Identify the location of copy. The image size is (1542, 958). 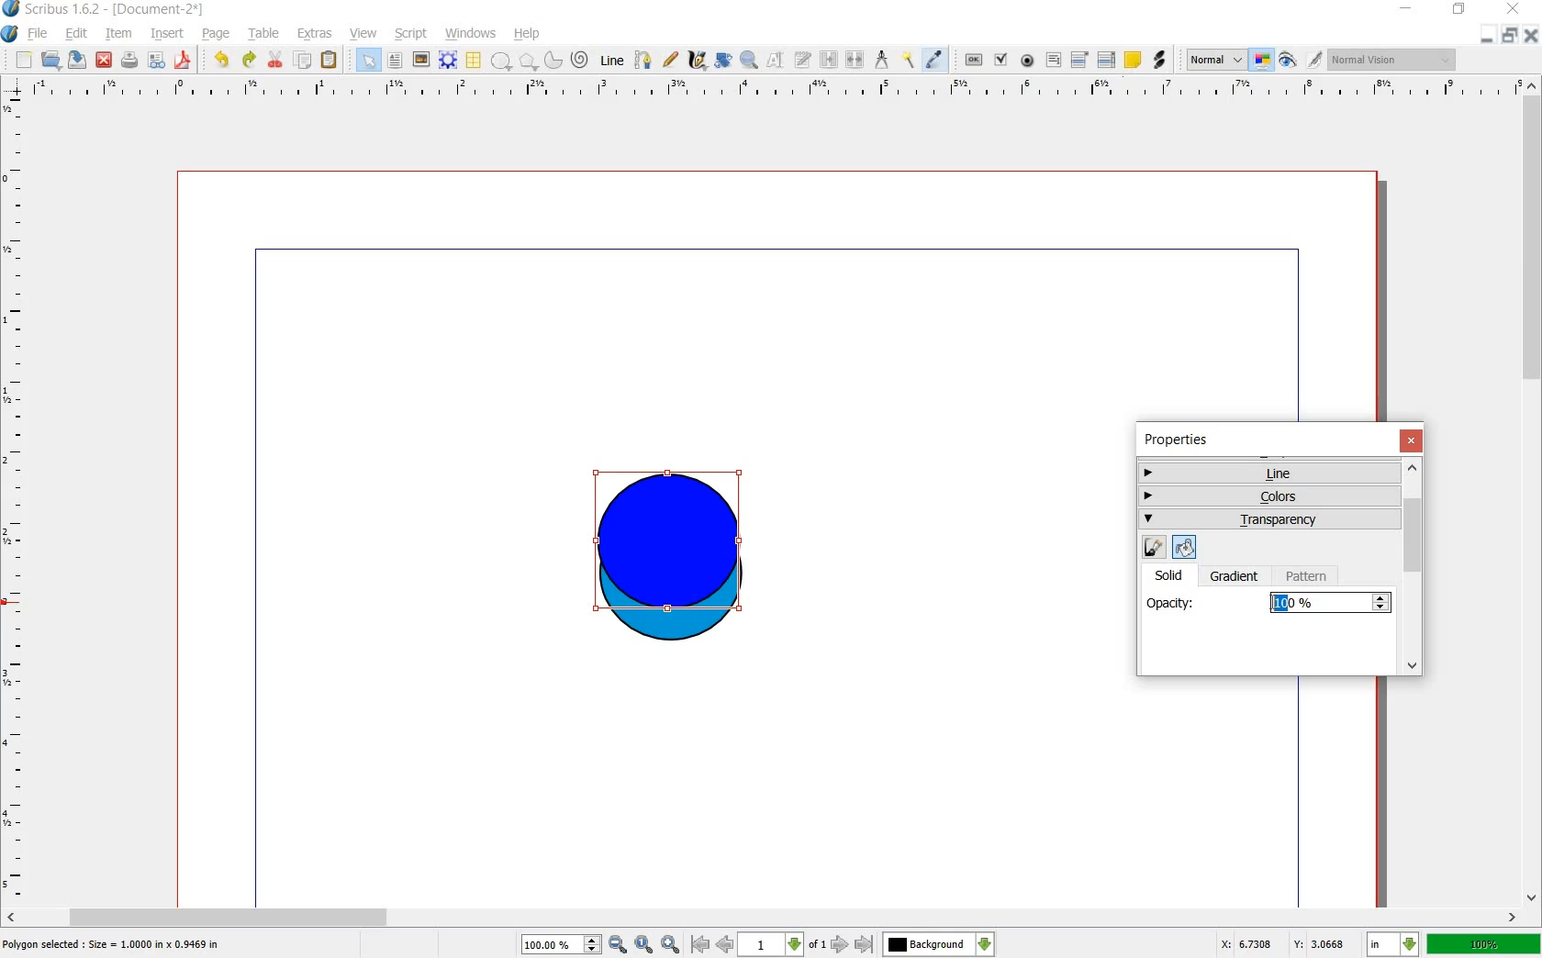
(305, 61).